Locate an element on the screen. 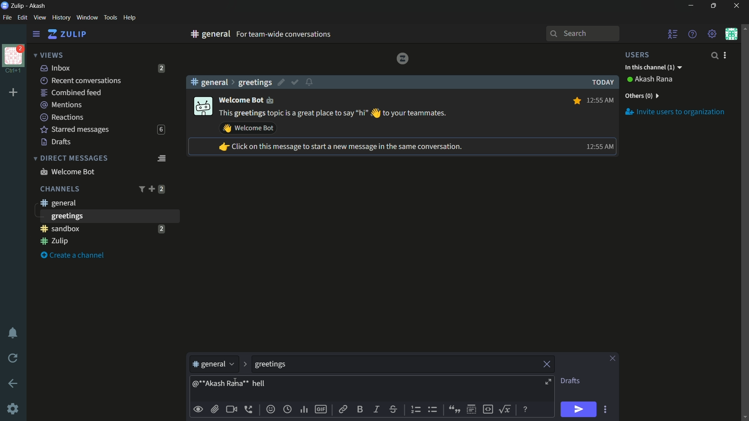  invite users to organization is located at coordinates (675, 111).